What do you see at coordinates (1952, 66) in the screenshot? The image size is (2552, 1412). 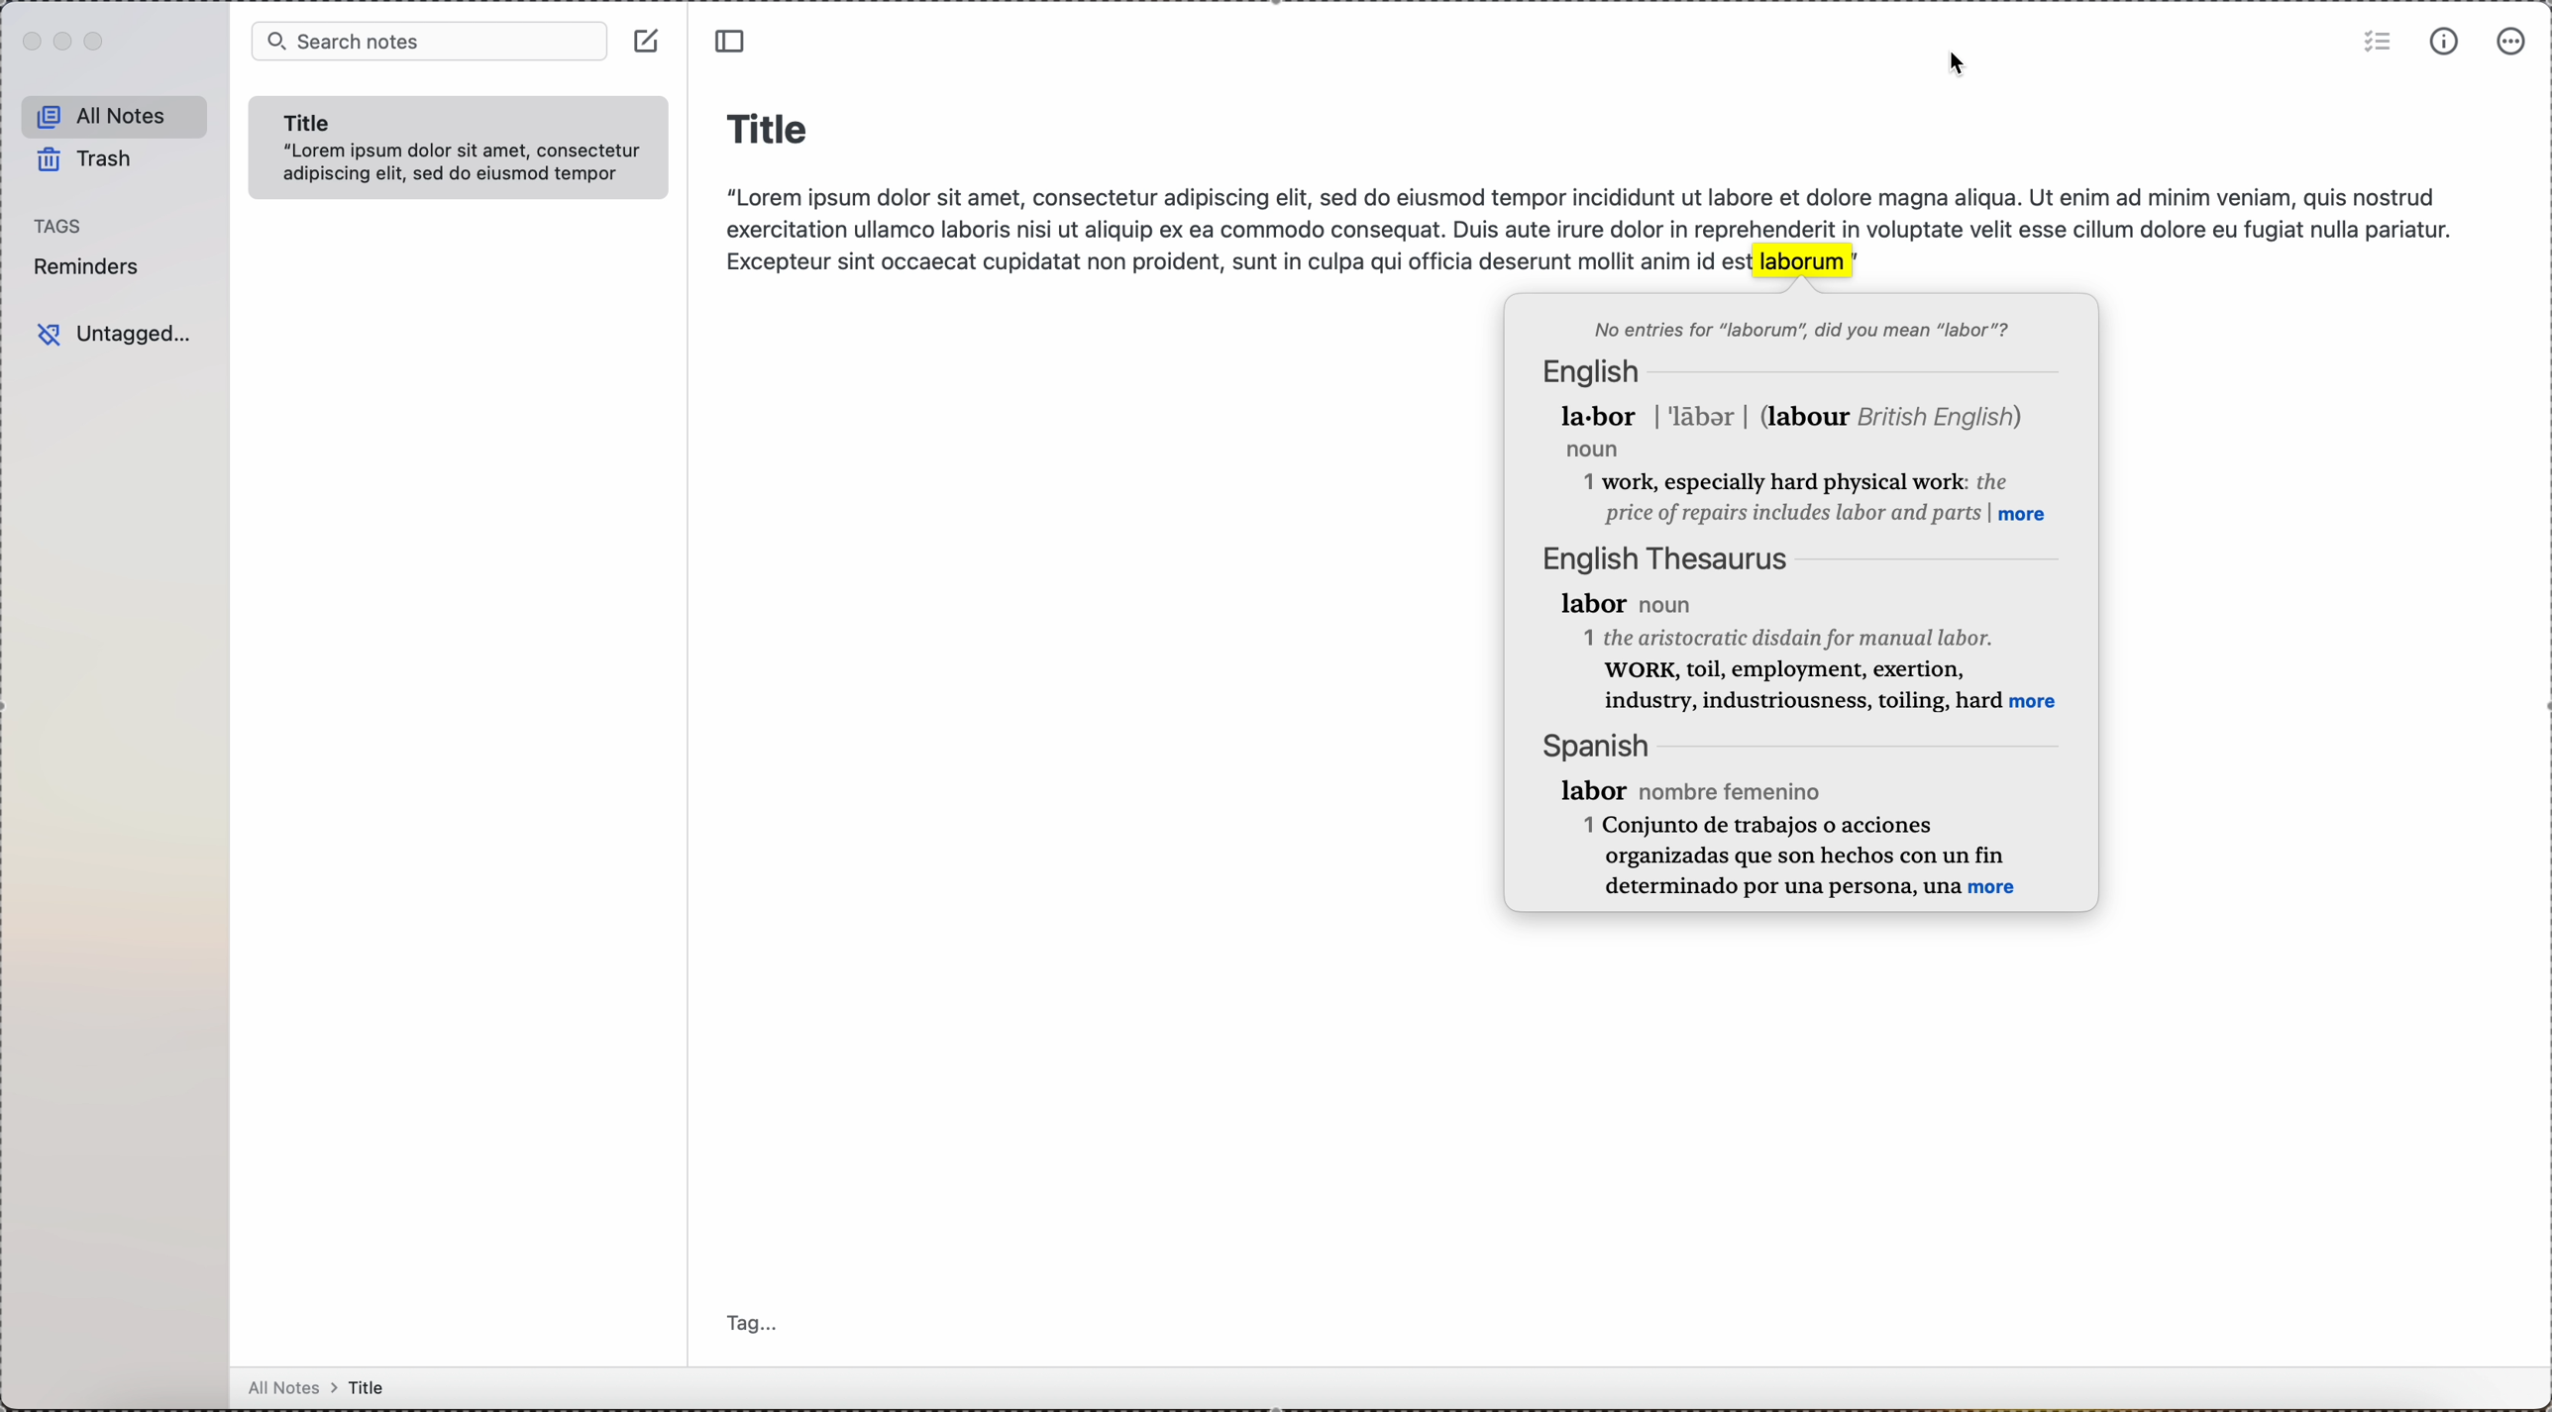 I see `cursor` at bounding box center [1952, 66].